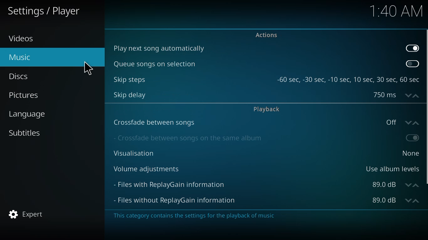  I want to click on enable, so click(411, 64).